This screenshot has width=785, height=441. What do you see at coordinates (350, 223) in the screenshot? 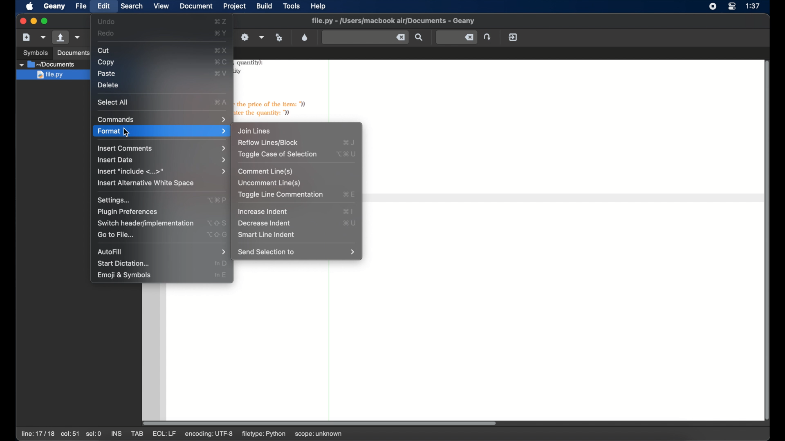
I see `decrease indent shortcut` at bounding box center [350, 223].